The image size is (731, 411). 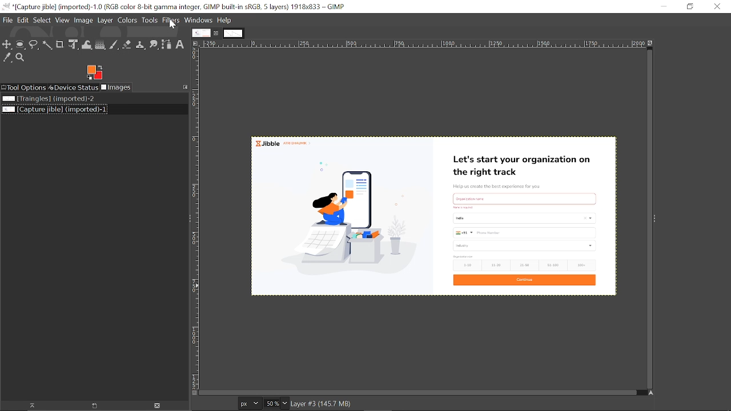 I want to click on View, so click(x=63, y=21).